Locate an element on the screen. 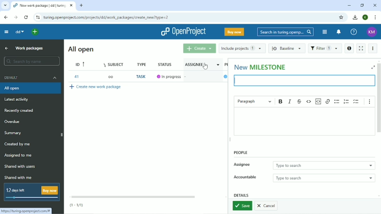  Activate zen mode is located at coordinates (361, 48).